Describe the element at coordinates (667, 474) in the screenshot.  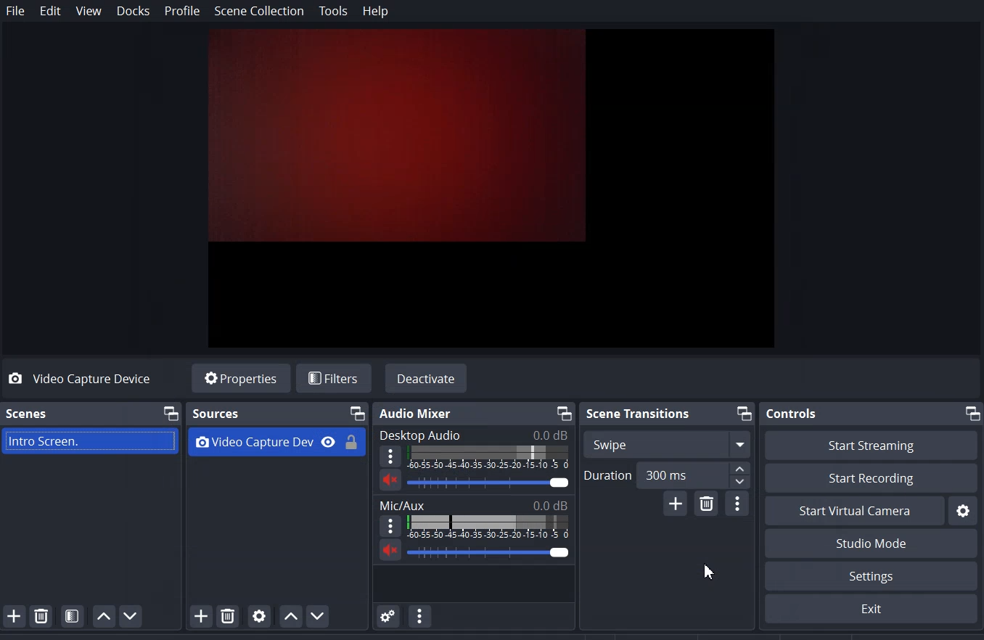
I see `Duration` at that location.